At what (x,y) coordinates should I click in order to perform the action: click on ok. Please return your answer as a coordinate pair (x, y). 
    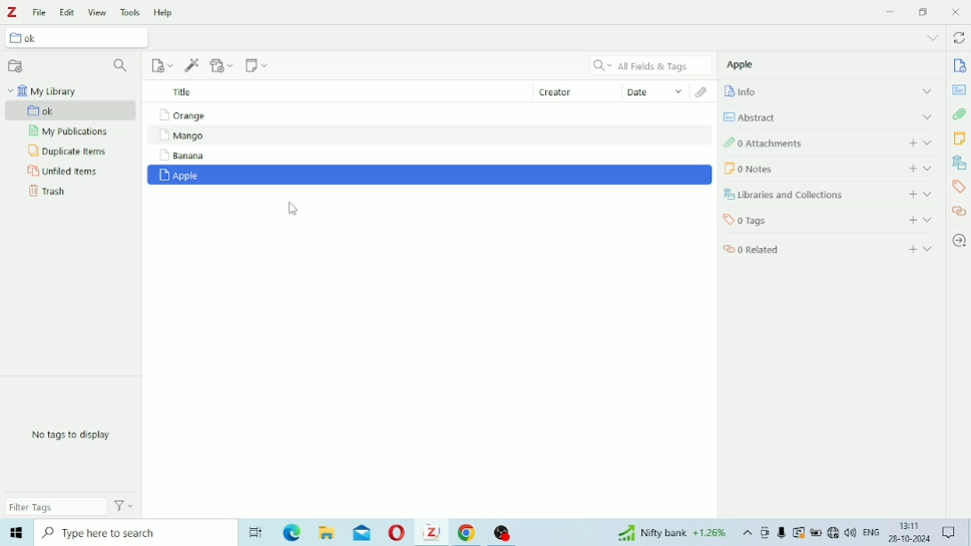
    Looking at the image, I should click on (41, 39).